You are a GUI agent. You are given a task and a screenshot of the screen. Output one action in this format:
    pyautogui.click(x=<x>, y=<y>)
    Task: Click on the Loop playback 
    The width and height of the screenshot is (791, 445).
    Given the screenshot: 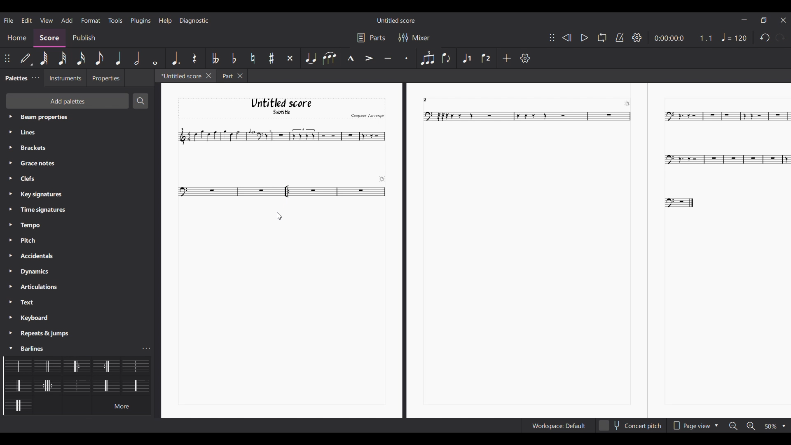 What is the action you would take?
    pyautogui.click(x=602, y=37)
    